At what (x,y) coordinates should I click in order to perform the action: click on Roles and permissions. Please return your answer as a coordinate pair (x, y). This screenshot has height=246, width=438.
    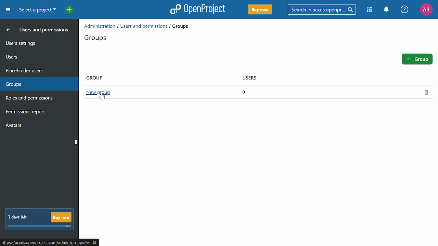
    Looking at the image, I should click on (35, 99).